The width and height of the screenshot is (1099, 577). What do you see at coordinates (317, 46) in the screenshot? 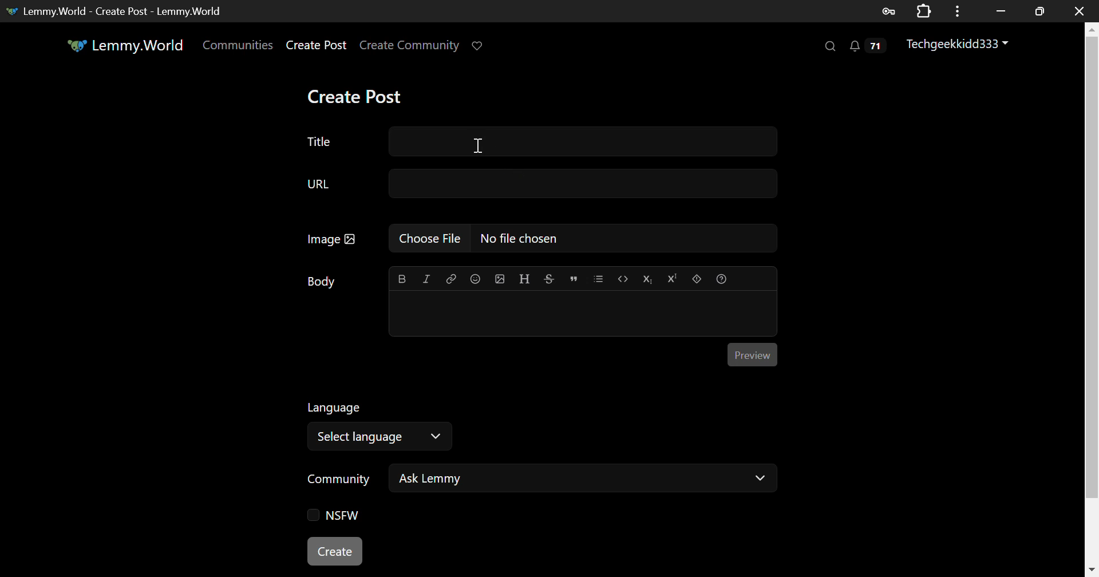
I see `Create Post` at bounding box center [317, 46].